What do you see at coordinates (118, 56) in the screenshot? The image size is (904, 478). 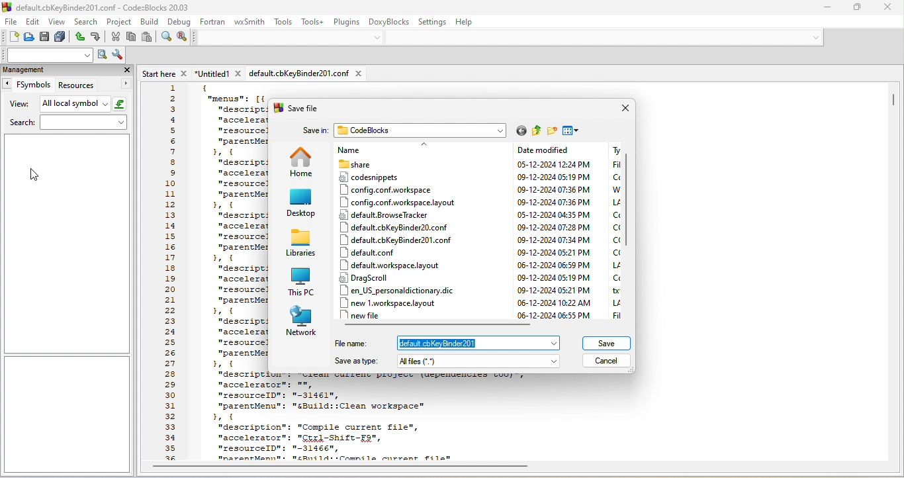 I see `show option window` at bounding box center [118, 56].